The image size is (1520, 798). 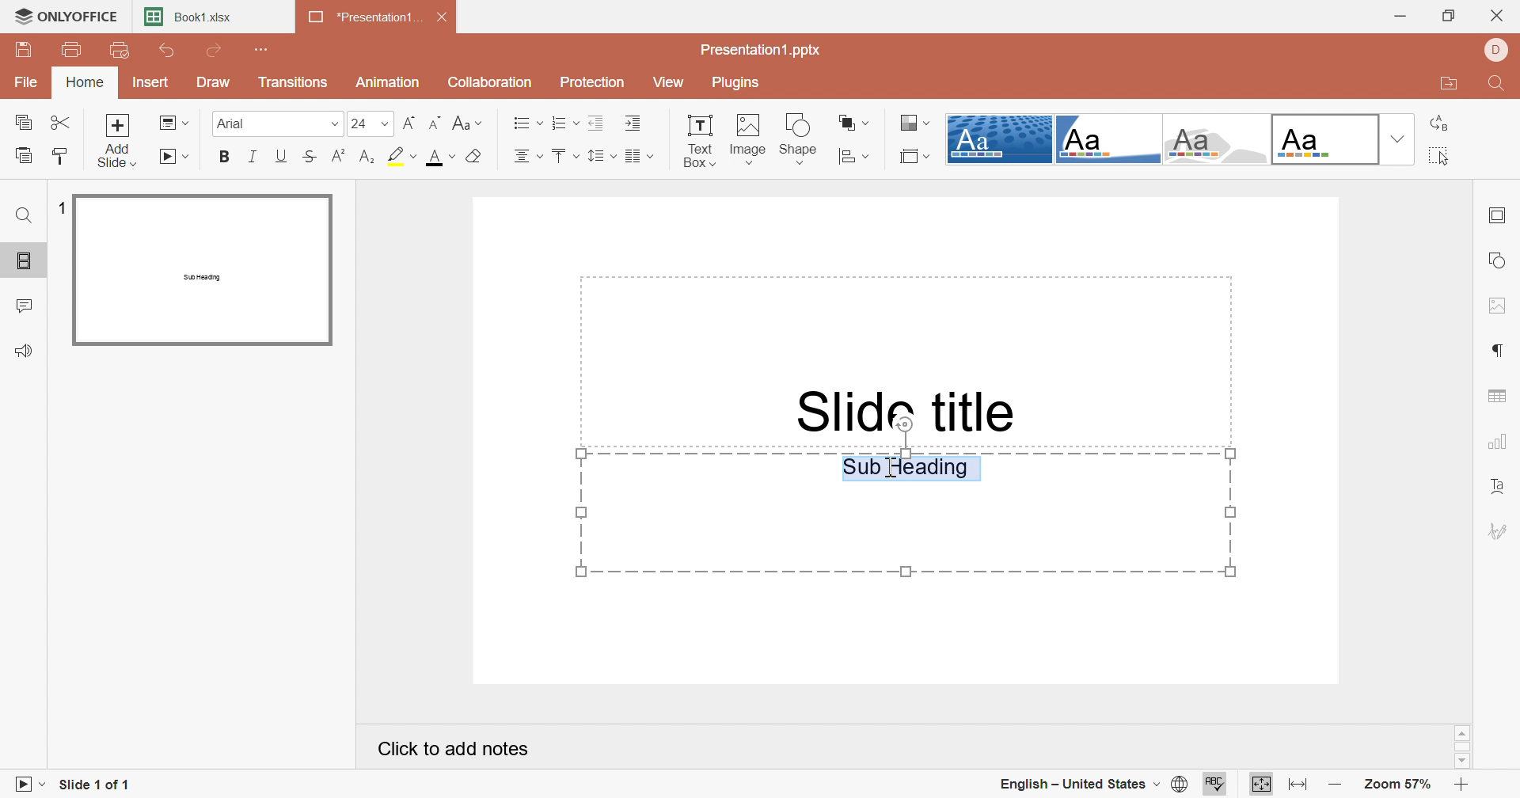 What do you see at coordinates (744, 84) in the screenshot?
I see `Plugins` at bounding box center [744, 84].